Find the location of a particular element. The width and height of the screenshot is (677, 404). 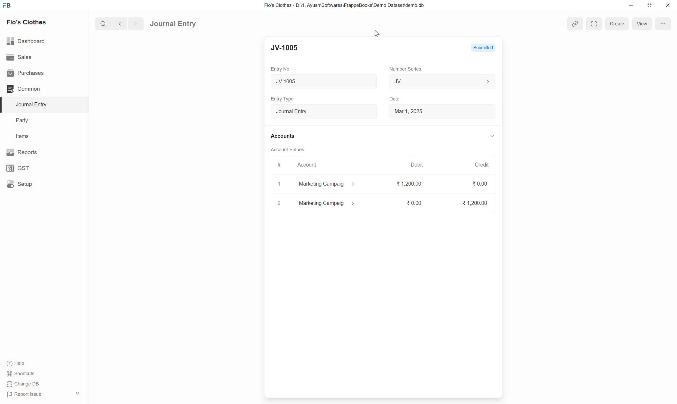

Date is located at coordinates (396, 99).